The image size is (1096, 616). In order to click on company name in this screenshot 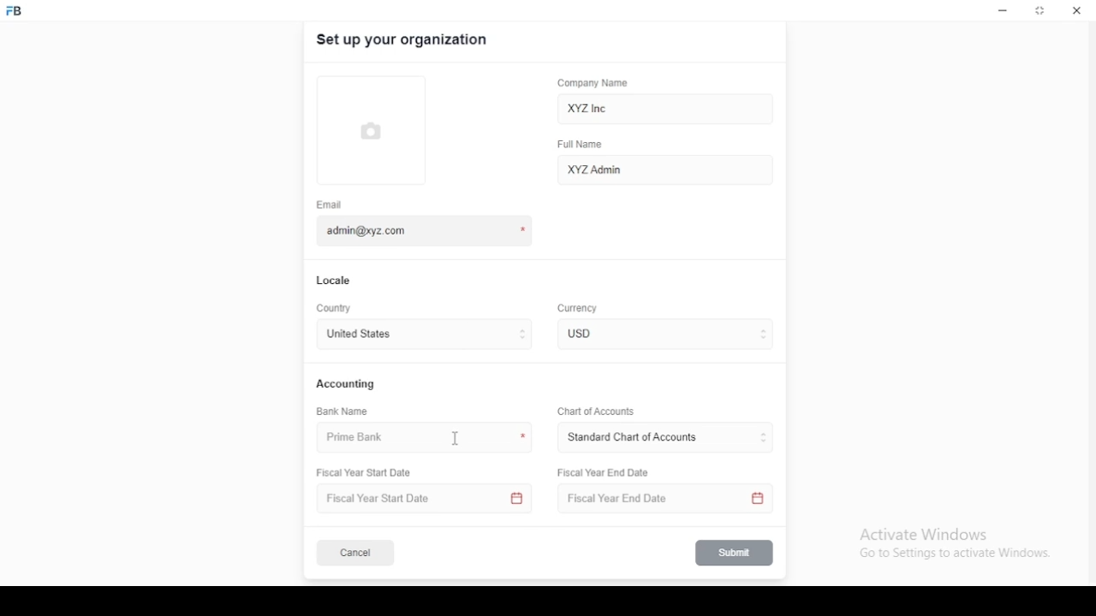, I will do `click(593, 83)`.